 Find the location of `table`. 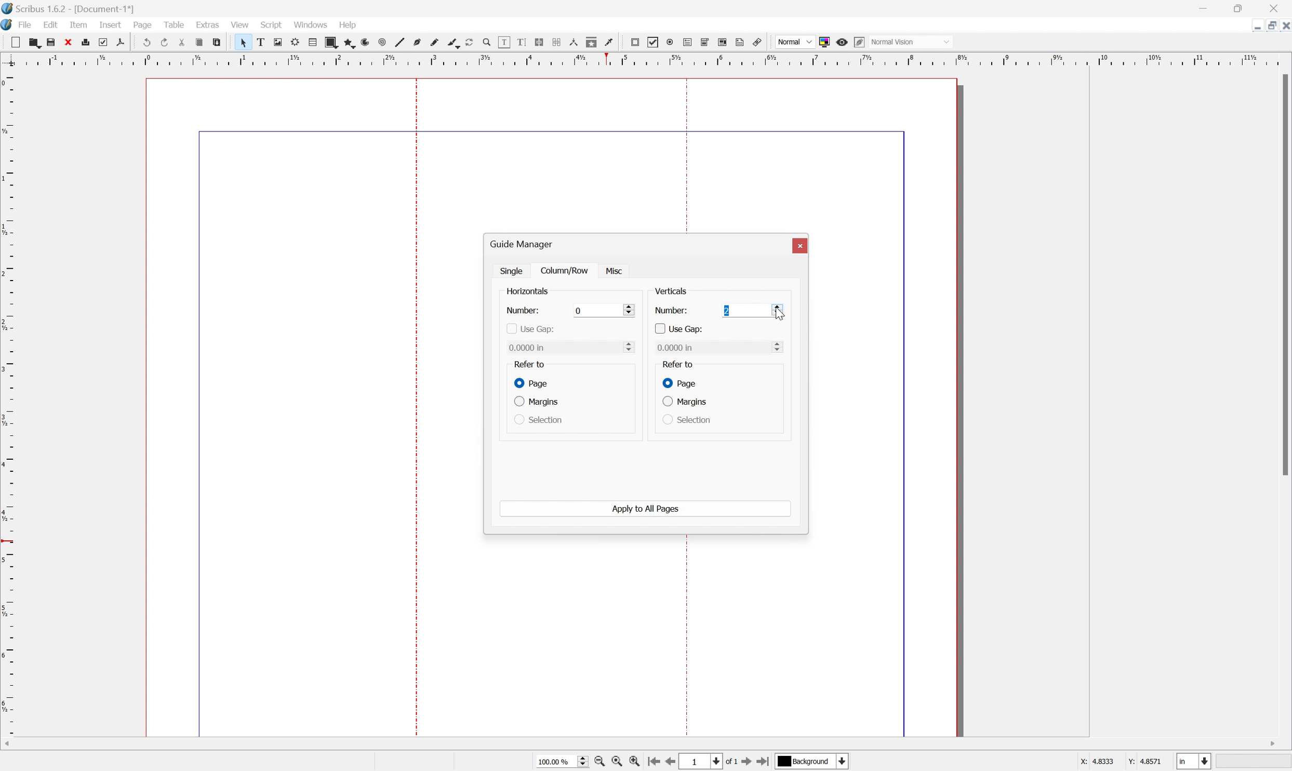

table is located at coordinates (313, 43).